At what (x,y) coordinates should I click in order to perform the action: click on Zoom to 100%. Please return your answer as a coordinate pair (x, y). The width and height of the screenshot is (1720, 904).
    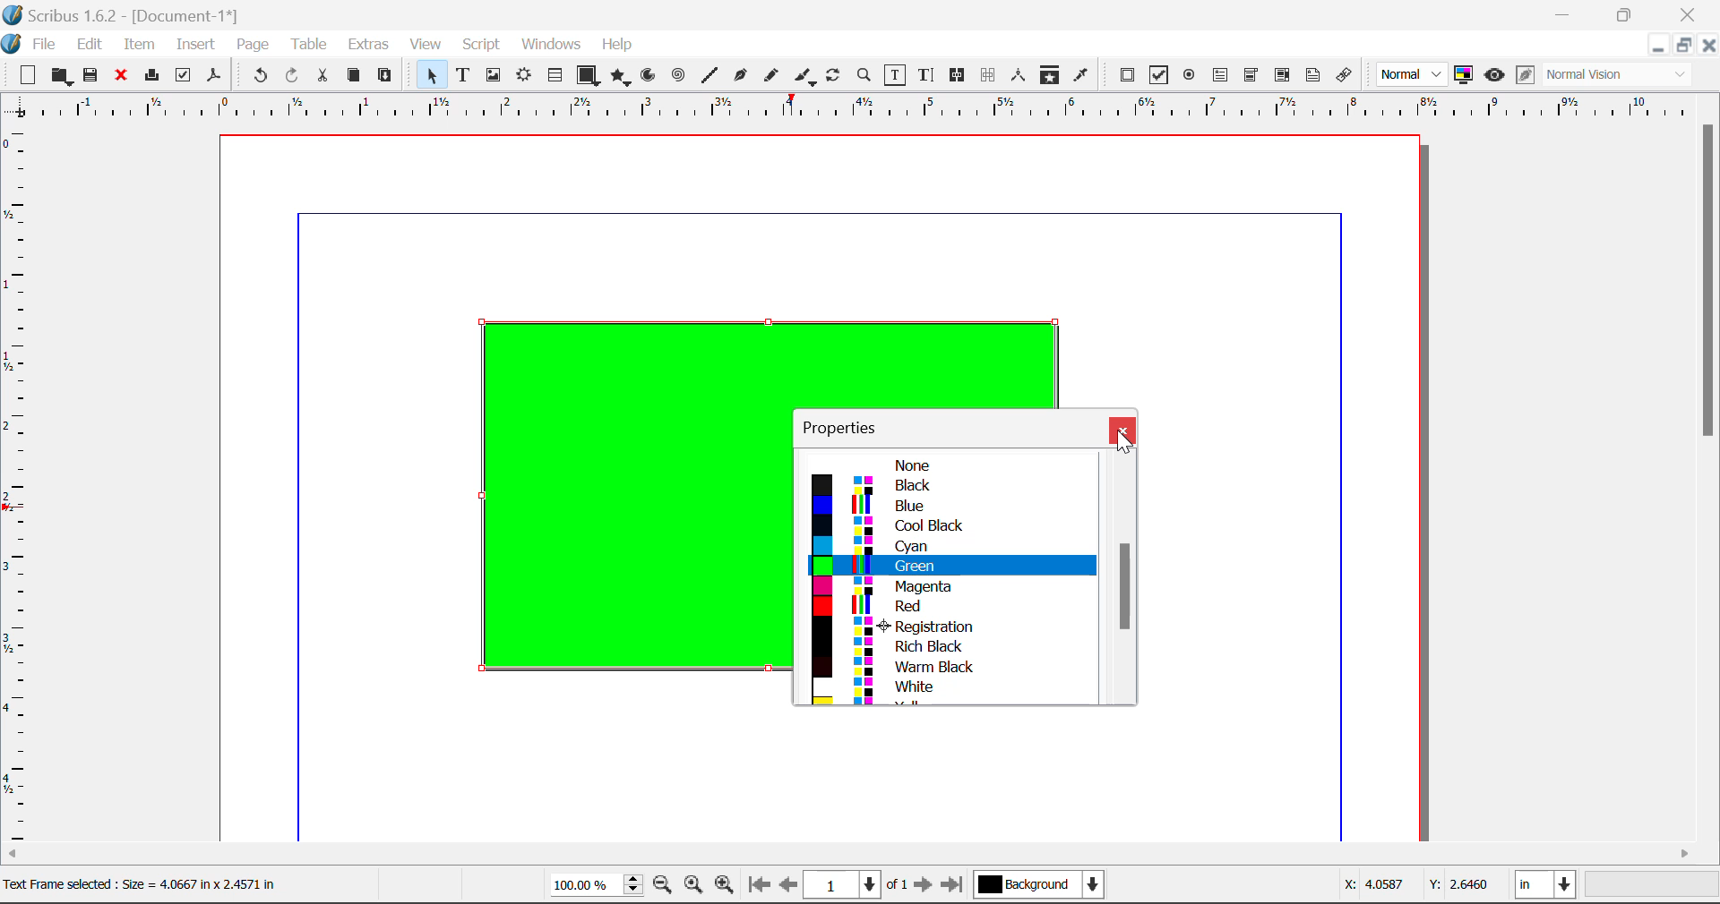
    Looking at the image, I should click on (693, 887).